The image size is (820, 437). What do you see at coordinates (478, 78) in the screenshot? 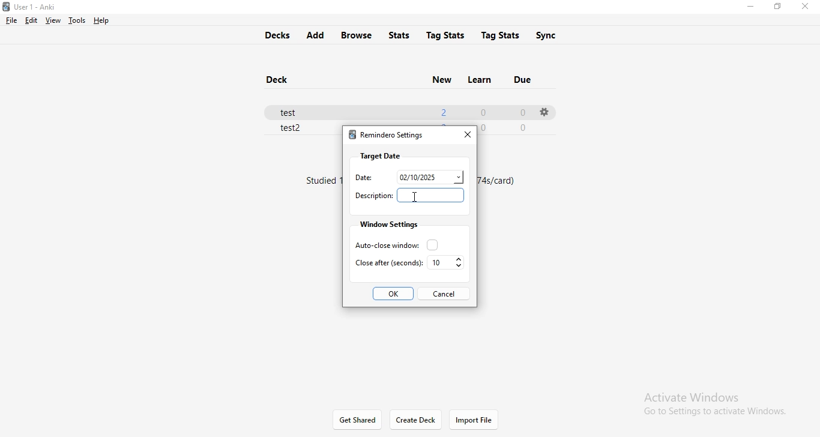
I see `learn` at bounding box center [478, 78].